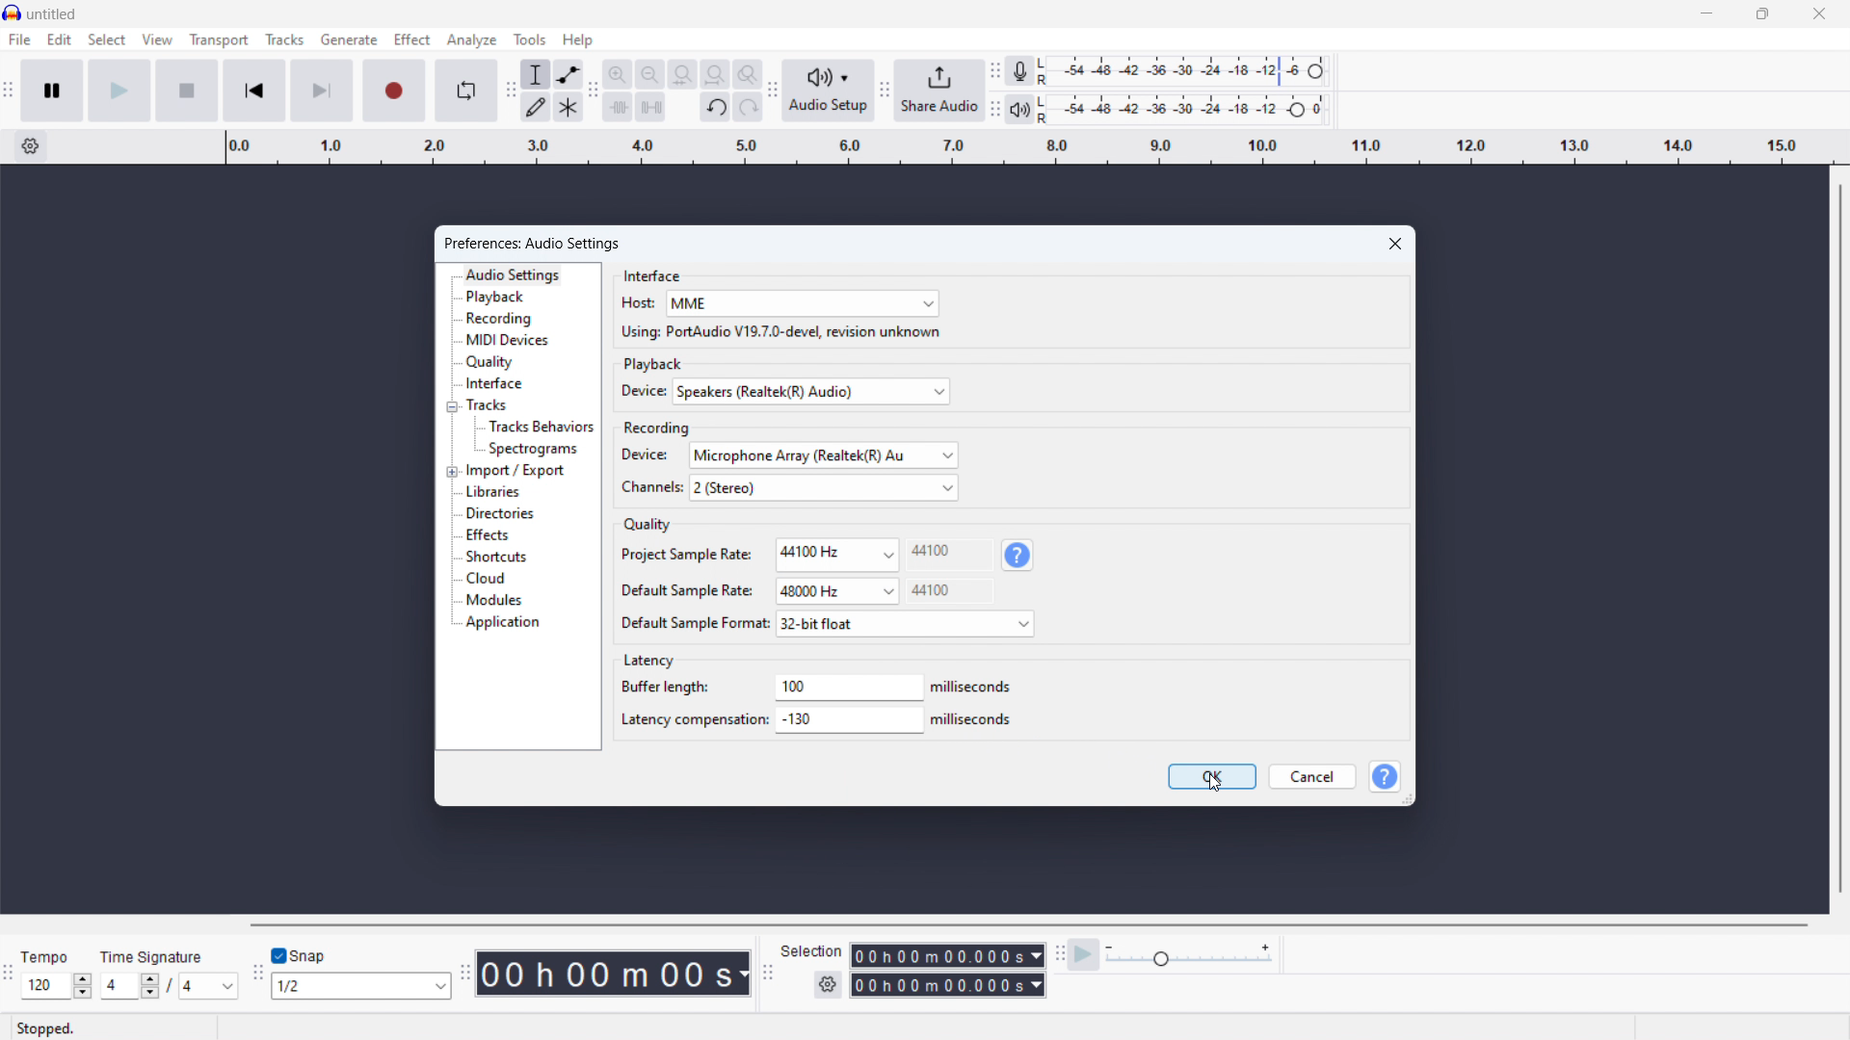 The width and height of the screenshot is (1850, 1040). What do you see at coordinates (53, 91) in the screenshot?
I see `pause` at bounding box center [53, 91].